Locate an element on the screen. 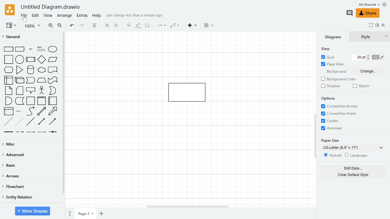 Image resolution: width=390 pixels, height=219 pixels. Fill color is located at coordinates (128, 25).